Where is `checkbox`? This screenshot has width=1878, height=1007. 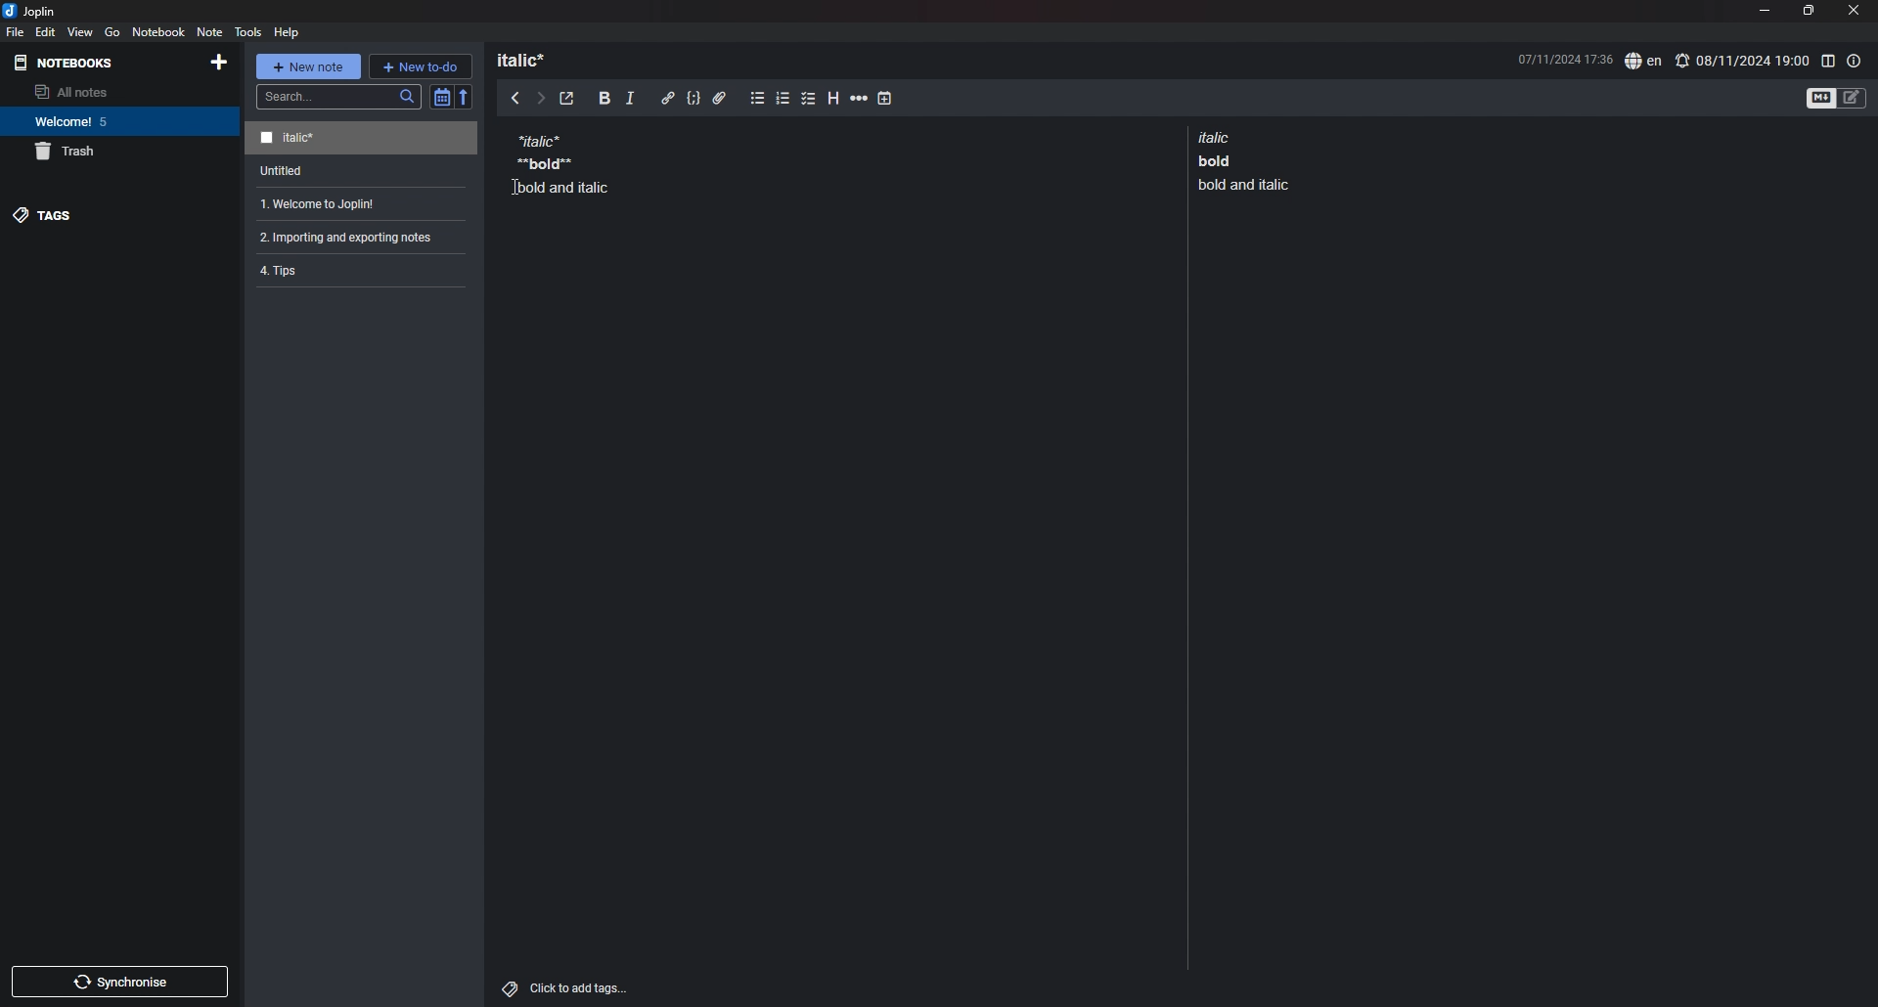 checkbox is located at coordinates (809, 100).